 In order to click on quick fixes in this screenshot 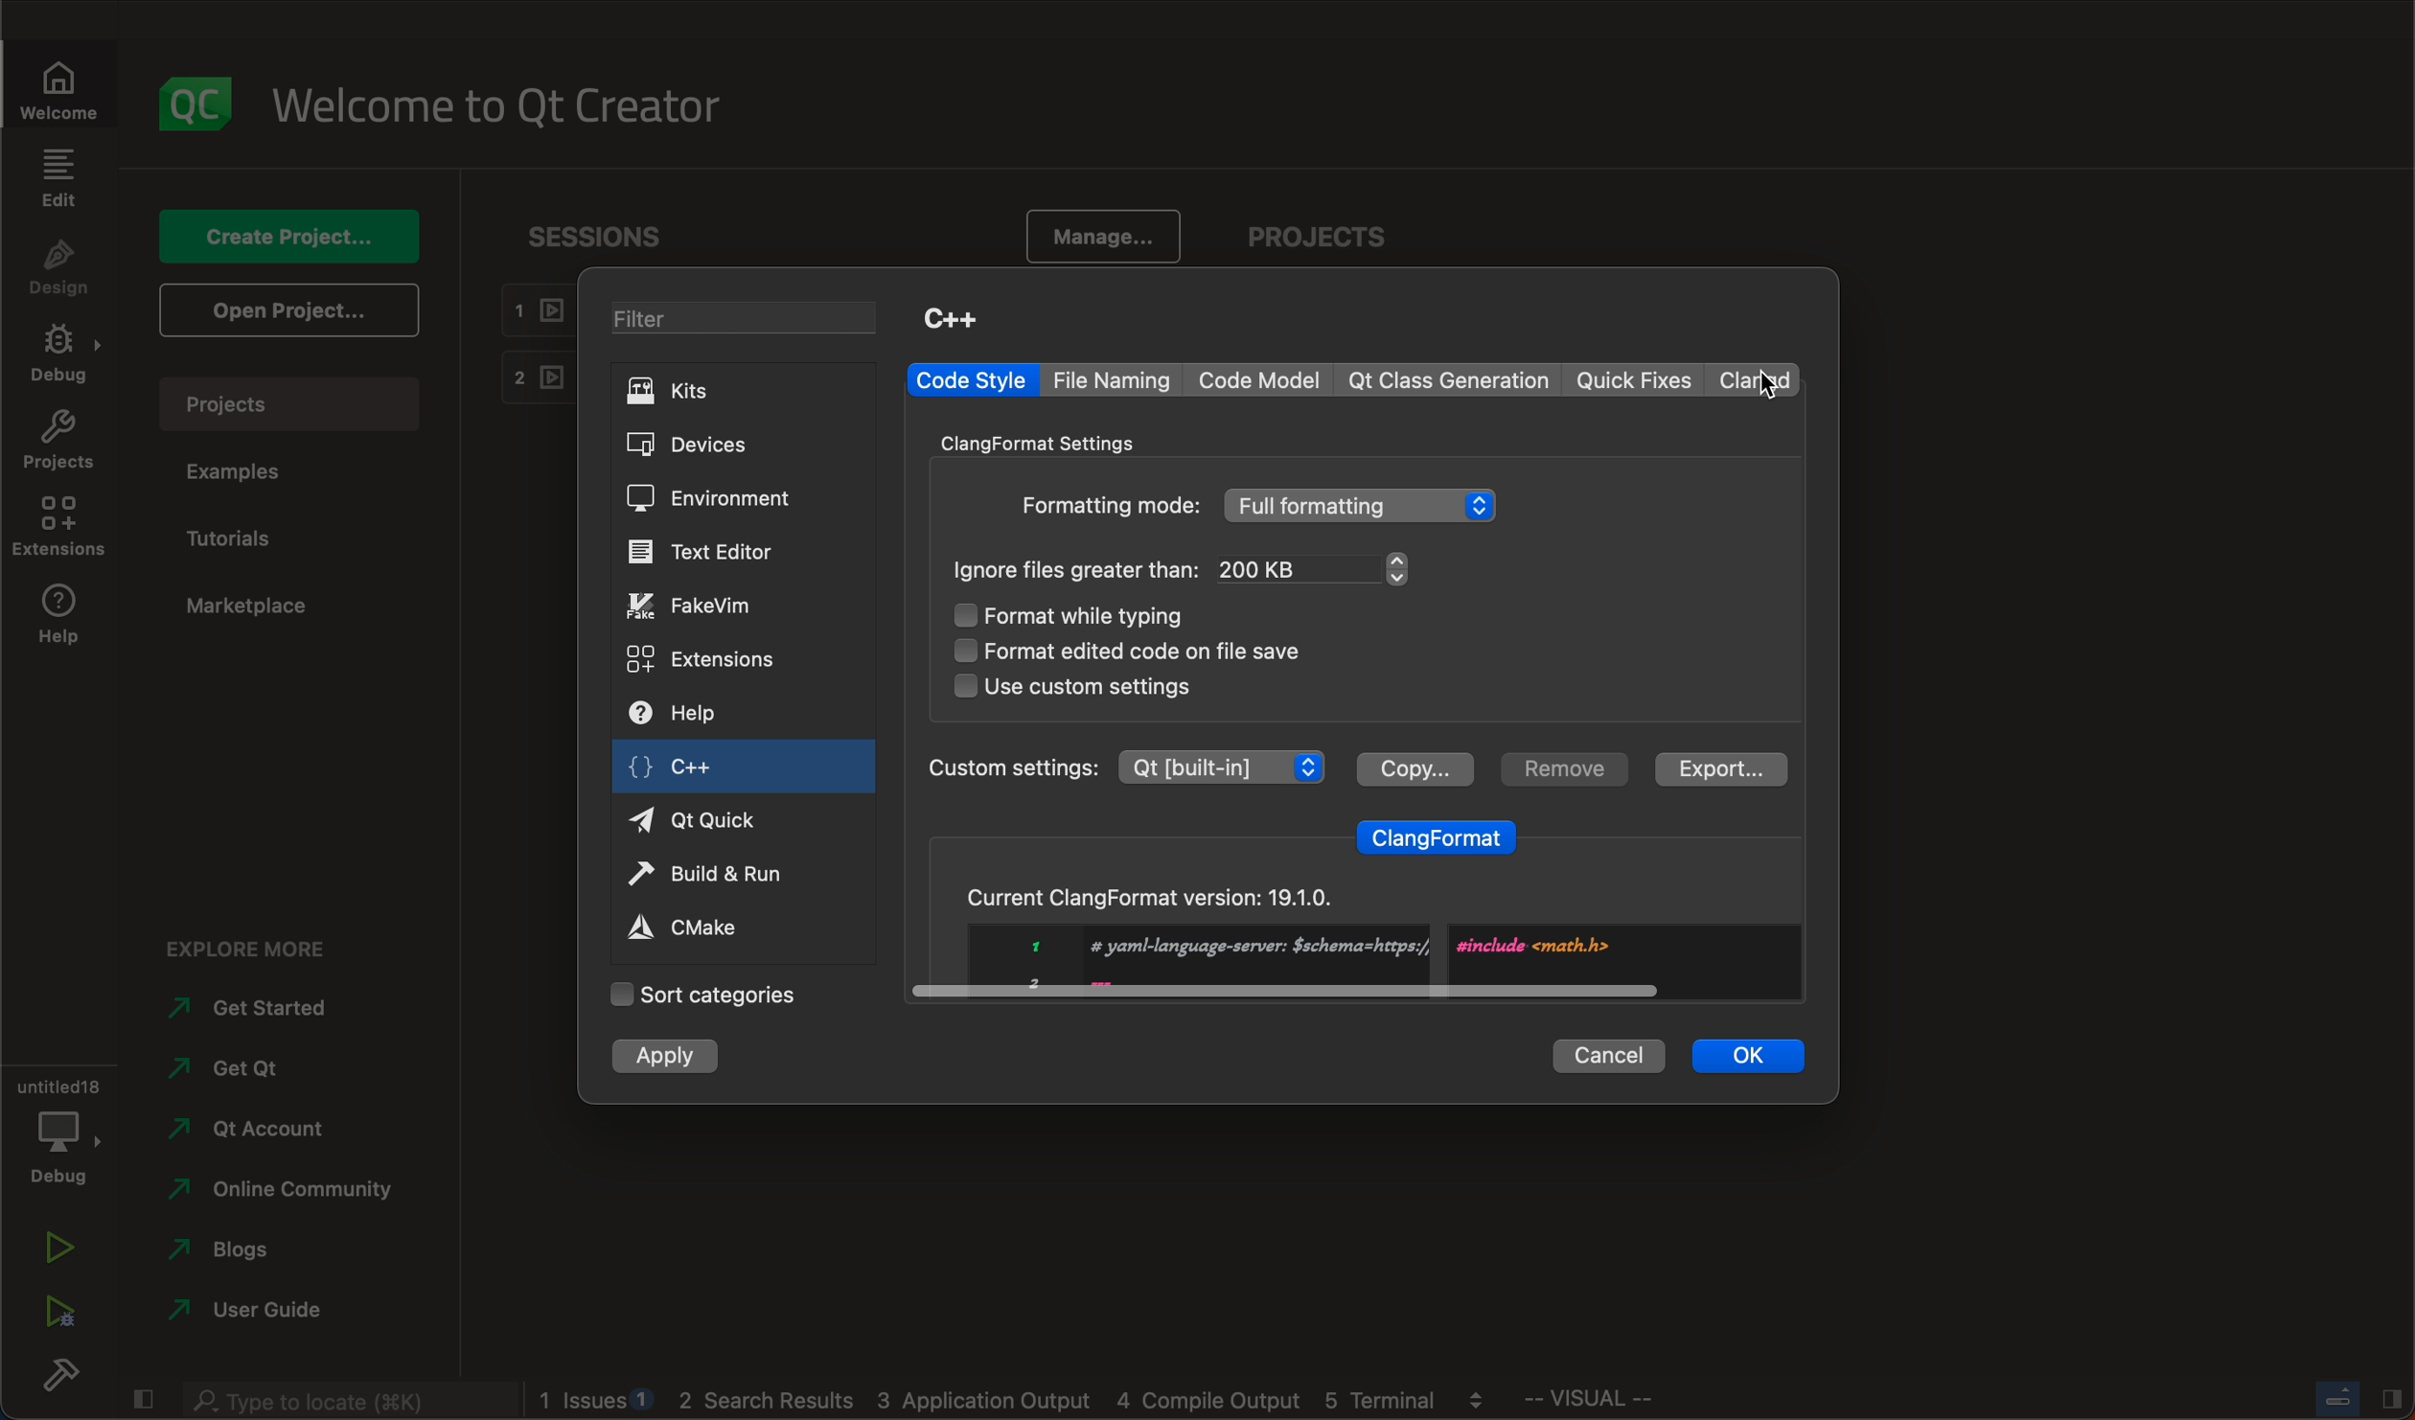, I will do `click(1635, 379)`.